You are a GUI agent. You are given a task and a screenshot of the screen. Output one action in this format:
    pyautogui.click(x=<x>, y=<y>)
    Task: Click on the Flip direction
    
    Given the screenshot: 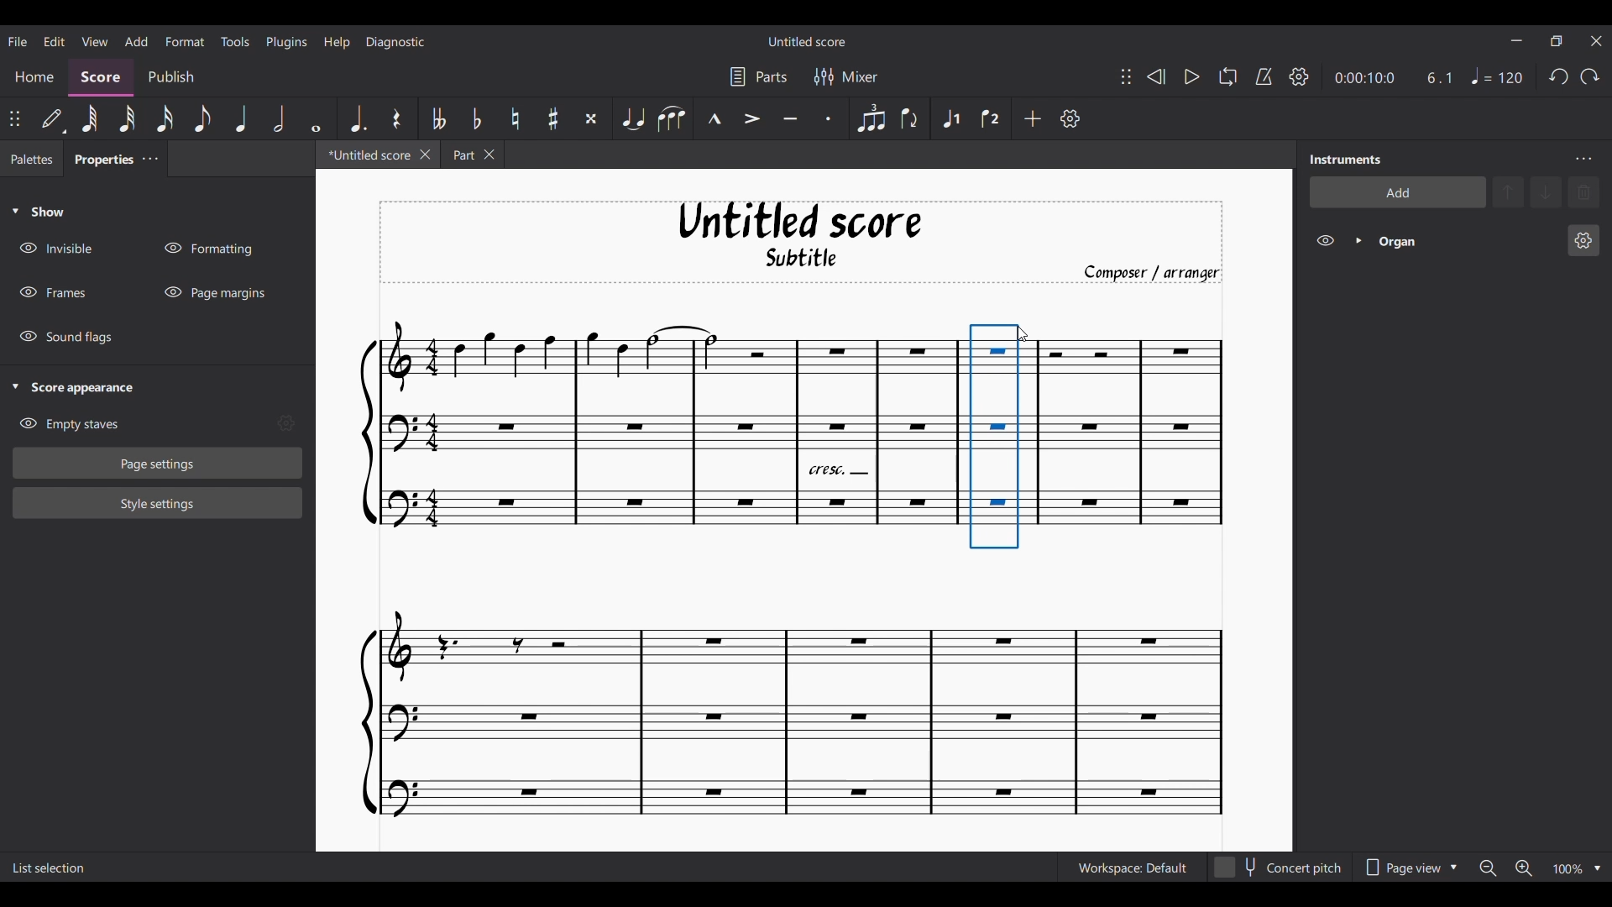 What is the action you would take?
    pyautogui.click(x=910, y=118)
    